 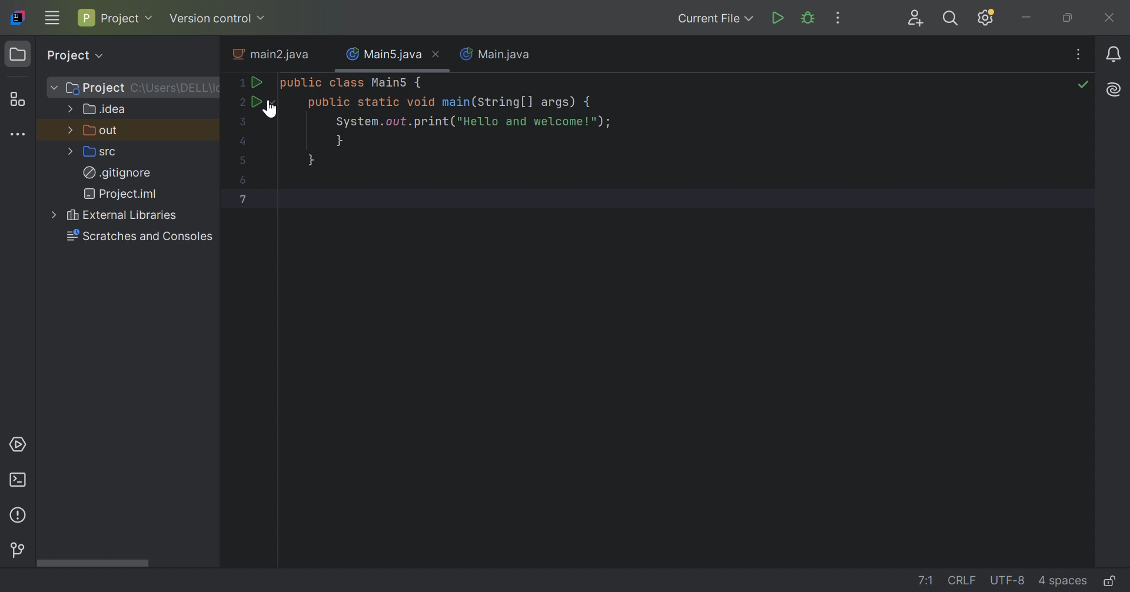 What do you see at coordinates (242, 159) in the screenshot?
I see `5` at bounding box center [242, 159].